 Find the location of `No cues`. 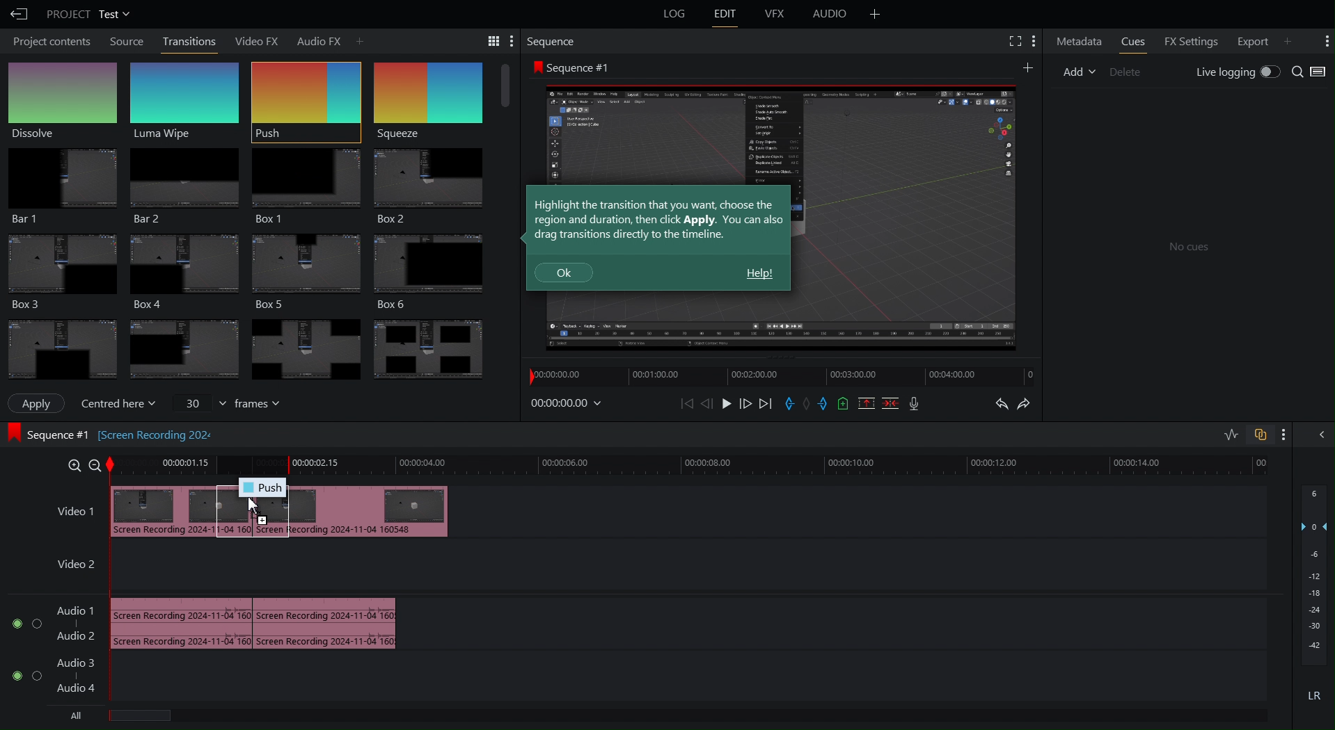

No cues is located at coordinates (1188, 248).